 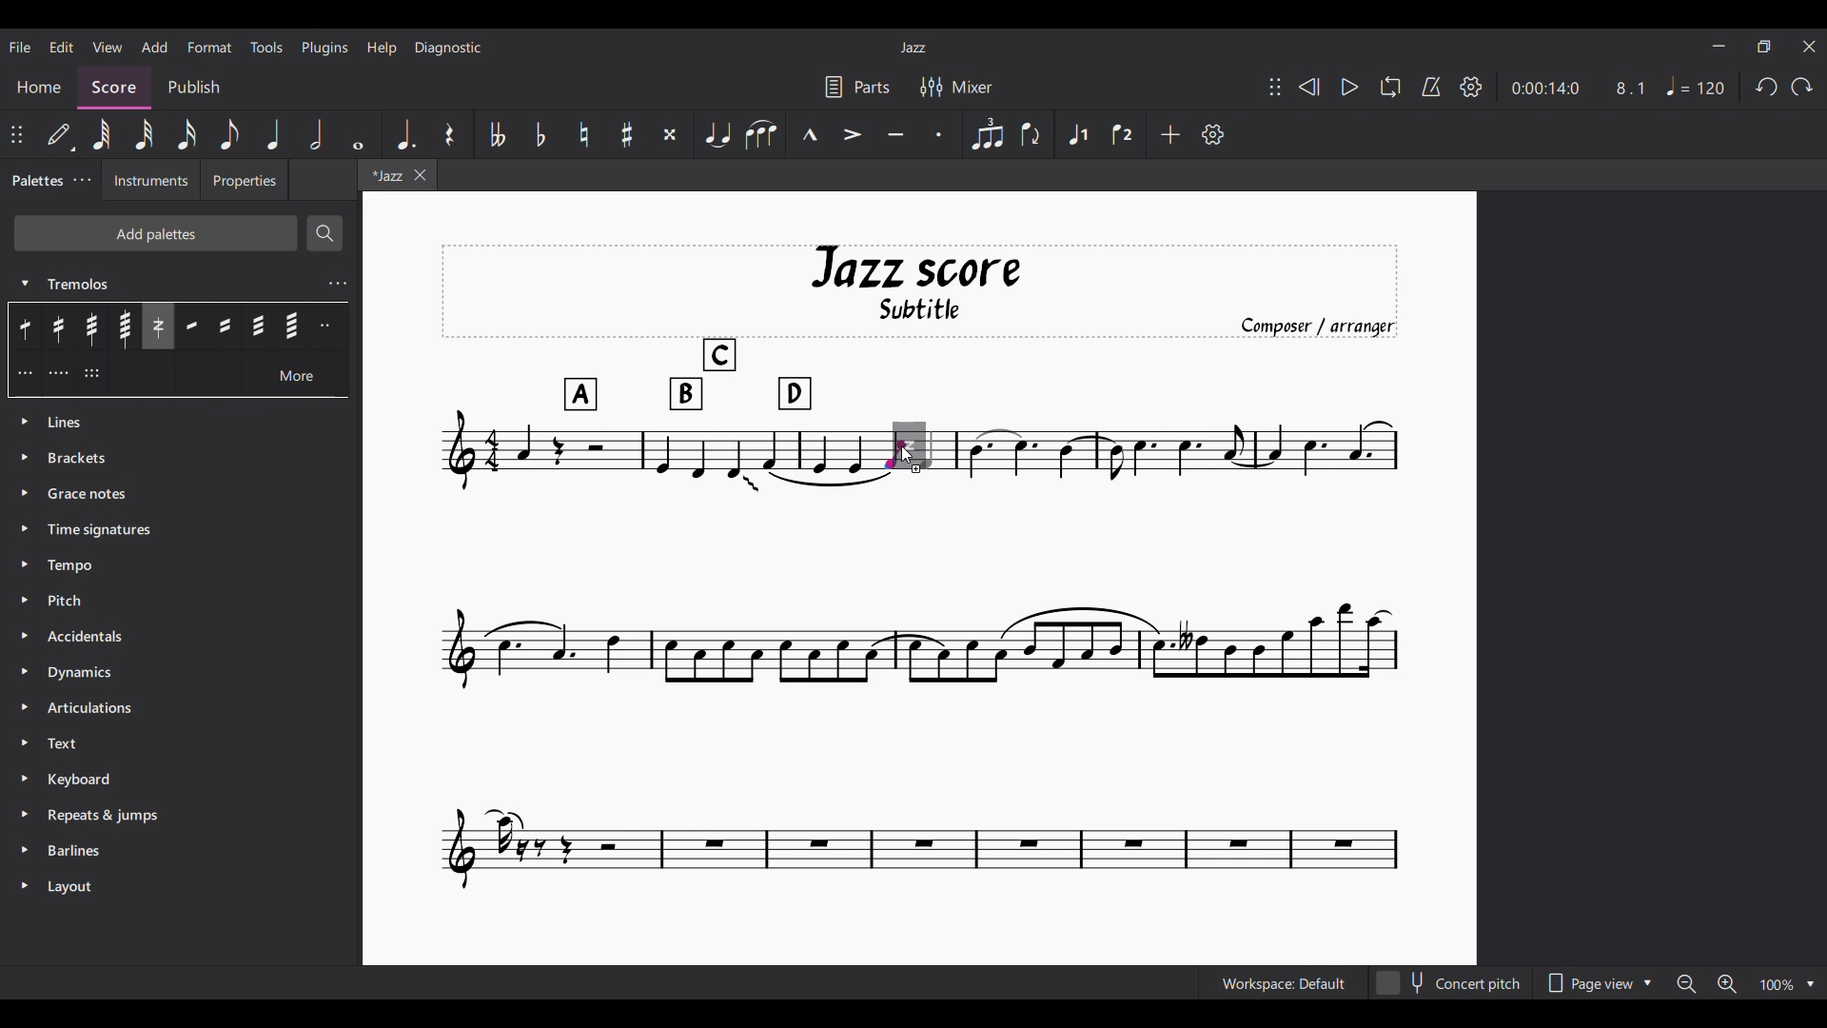 I want to click on Accidentals, so click(x=183, y=637).